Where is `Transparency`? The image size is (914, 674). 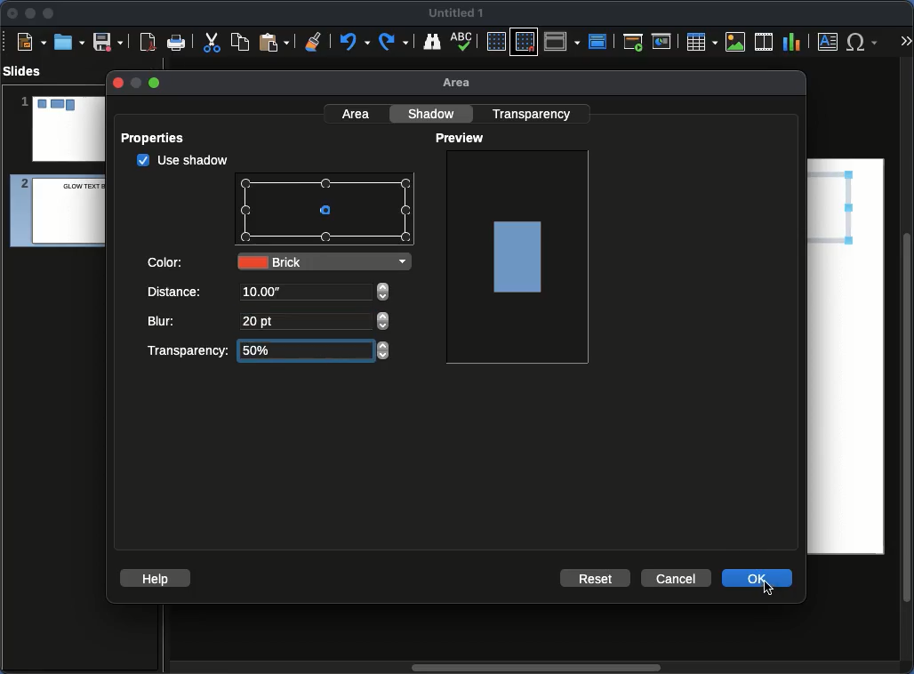 Transparency is located at coordinates (534, 113).